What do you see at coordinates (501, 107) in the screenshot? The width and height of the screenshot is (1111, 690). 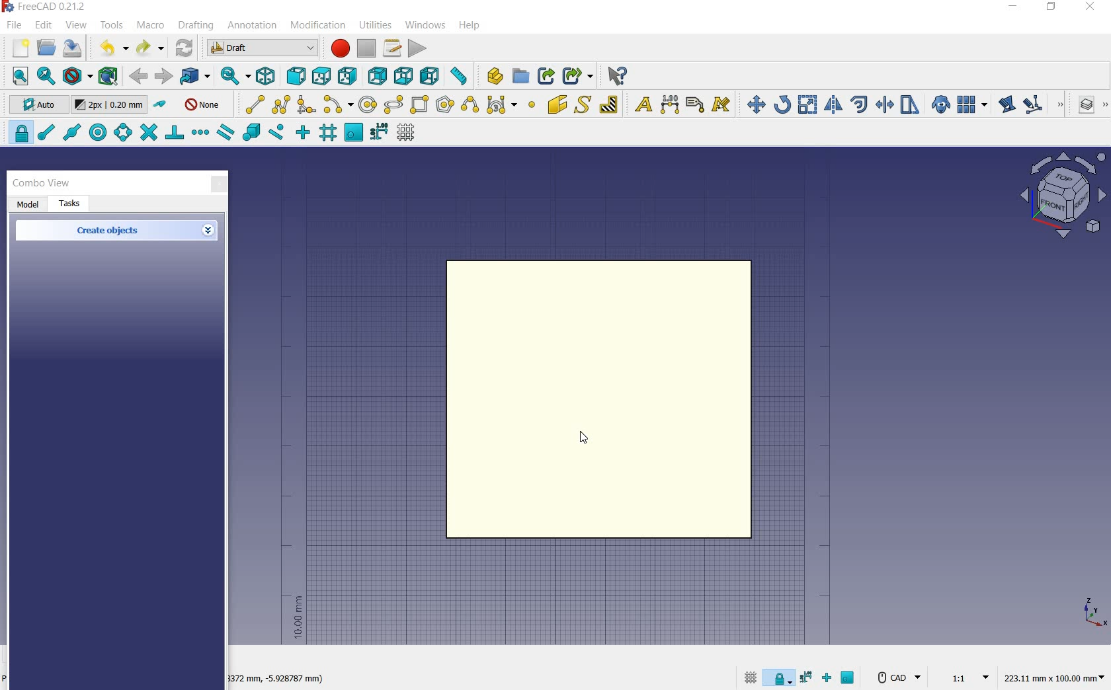 I see `Bezier tool` at bounding box center [501, 107].